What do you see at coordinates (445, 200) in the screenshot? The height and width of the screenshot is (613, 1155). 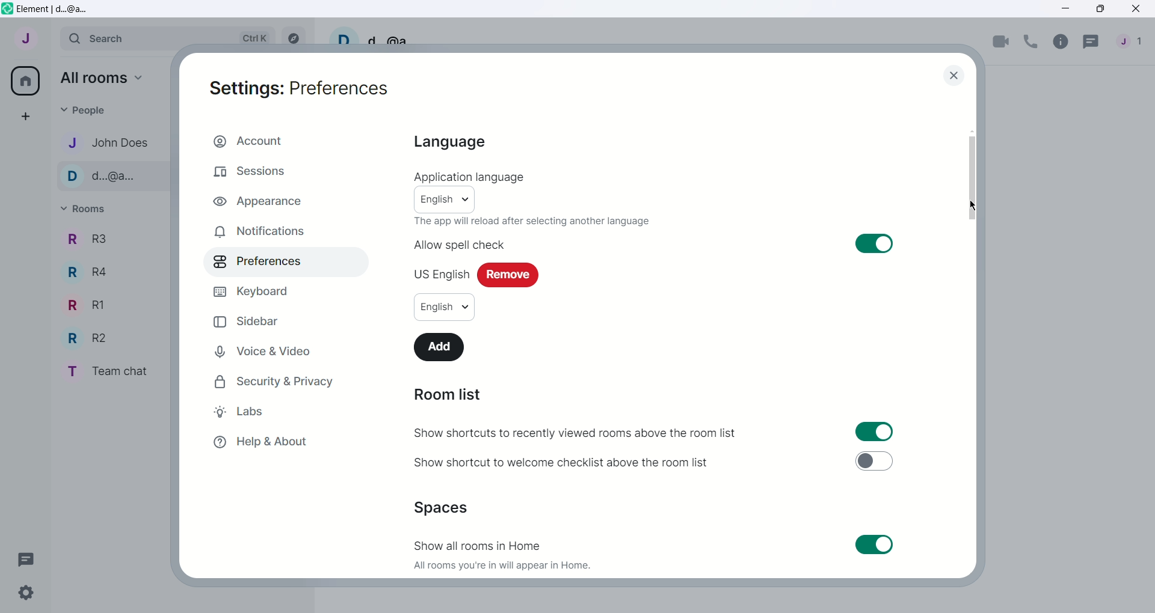 I see `English` at bounding box center [445, 200].